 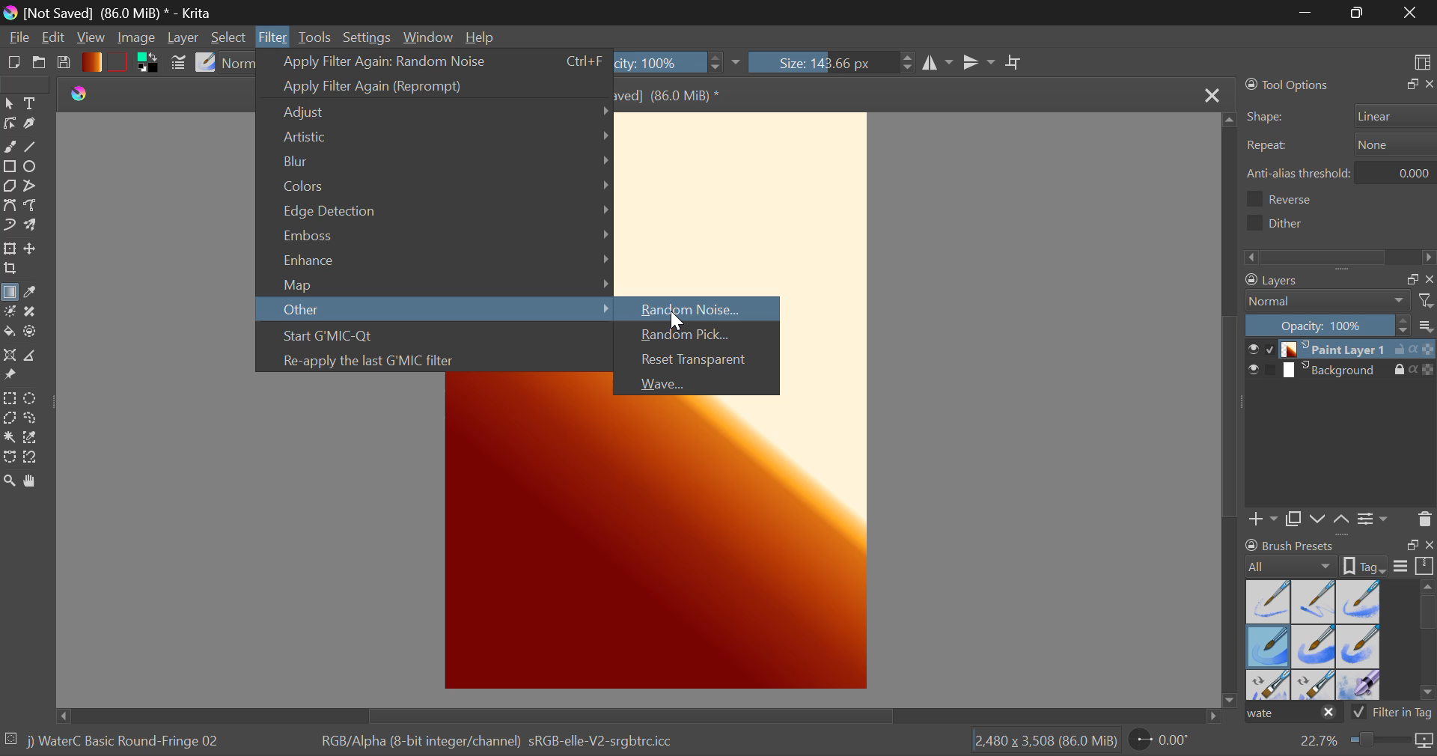 I want to click on Colors, so click(x=435, y=186).